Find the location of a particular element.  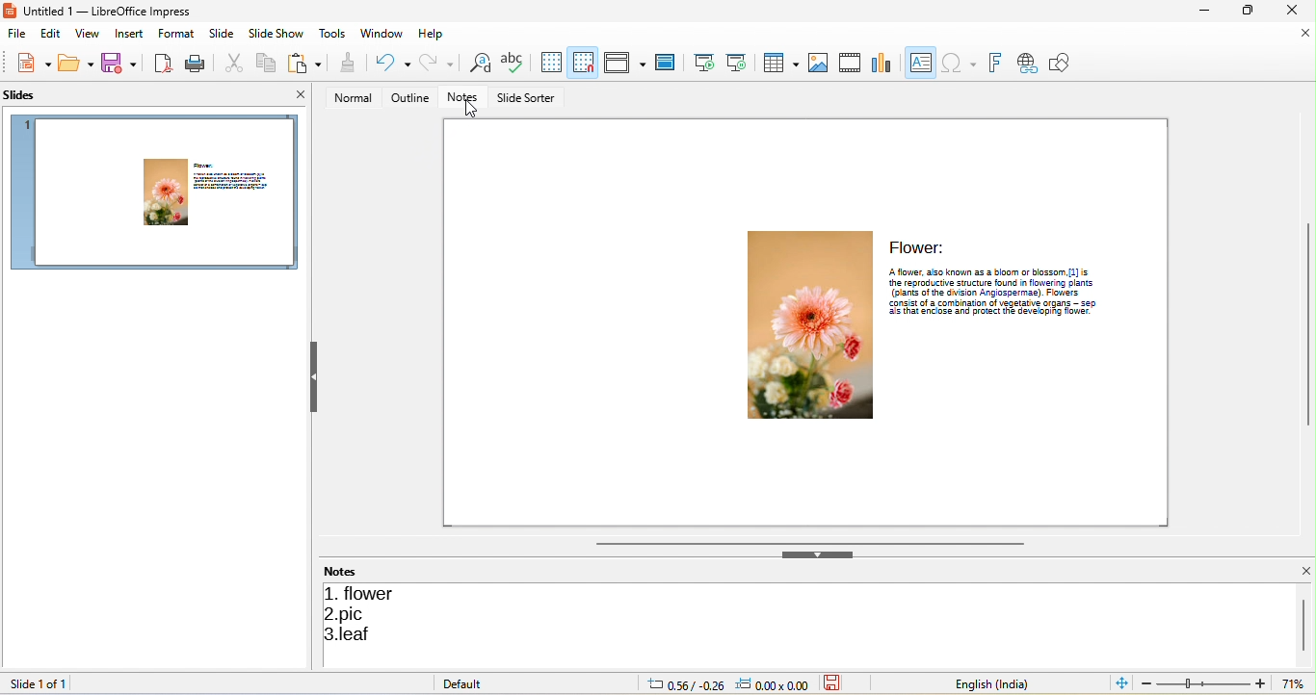

the document has not been modified since the last save is located at coordinates (836, 683).